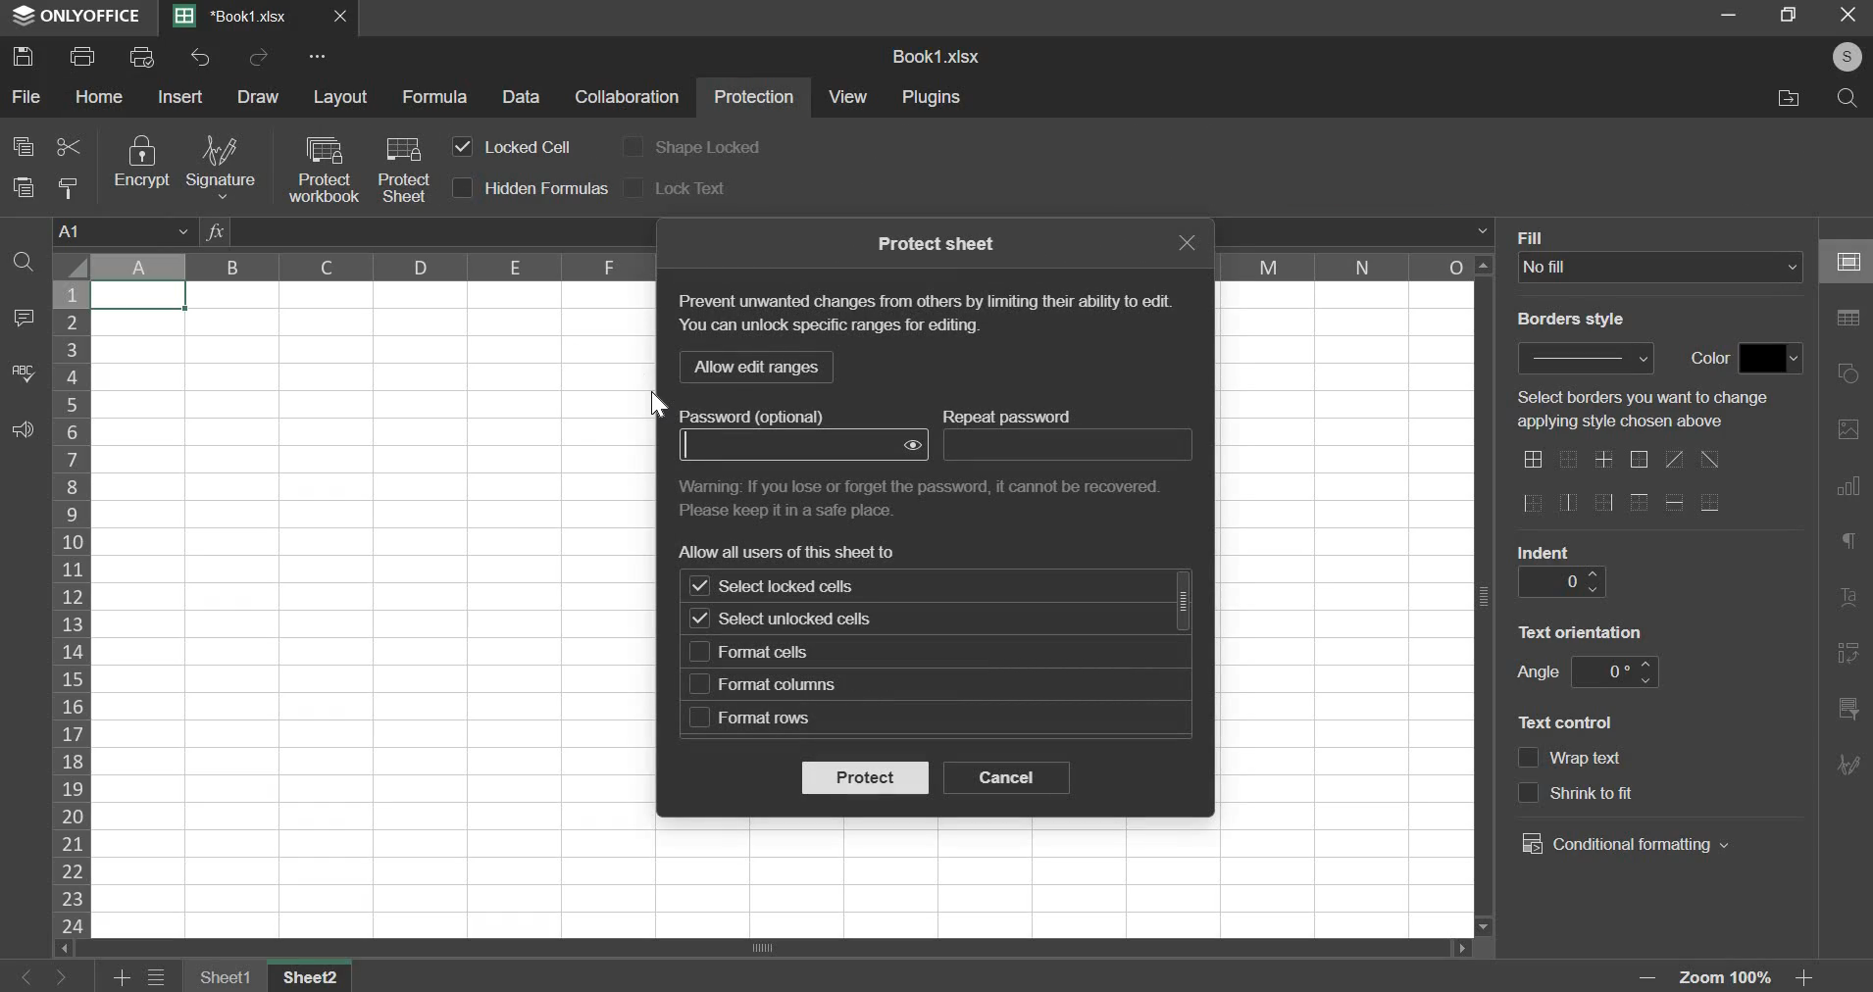 The image size is (1873, 992). What do you see at coordinates (786, 445) in the screenshot?
I see `password` at bounding box center [786, 445].